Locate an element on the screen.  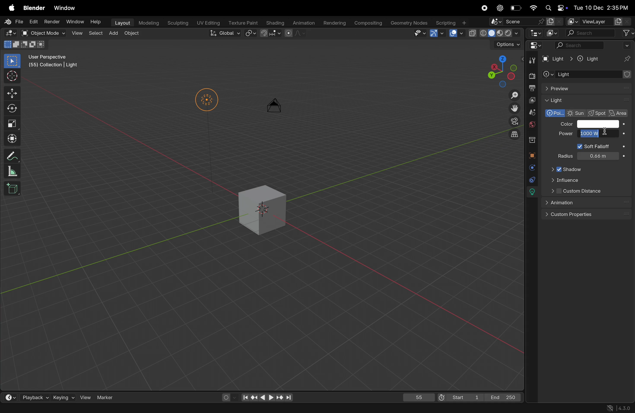
move the view is located at coordinates (515, 109).